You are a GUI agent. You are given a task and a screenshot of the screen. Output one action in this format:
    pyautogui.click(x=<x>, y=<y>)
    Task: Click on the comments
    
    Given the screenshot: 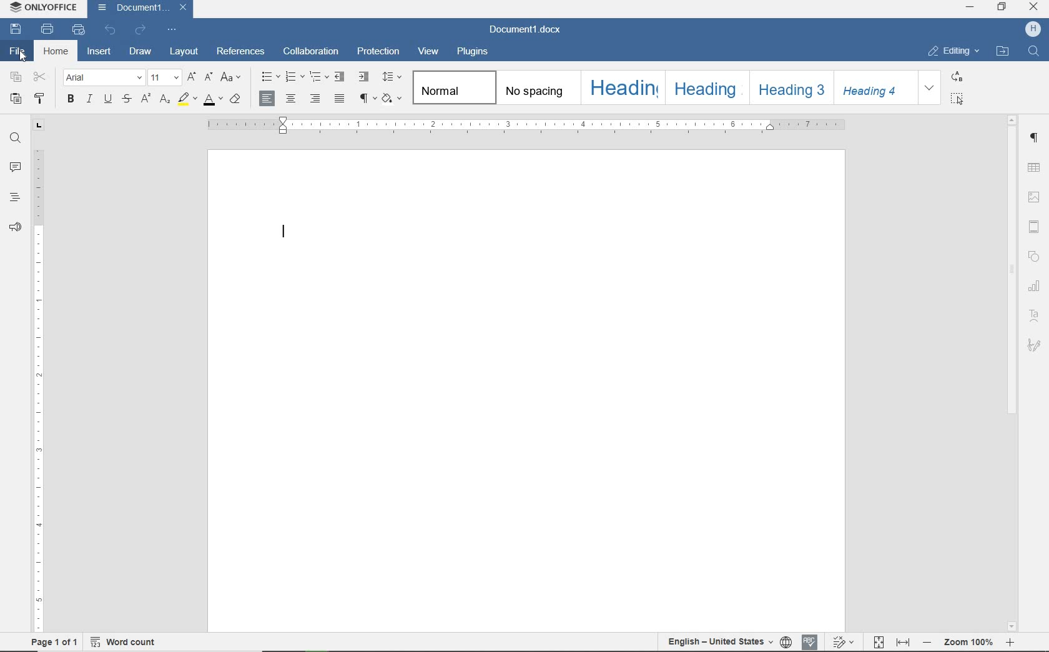 What is the action you would take?
    pyautogui.click(x=14, y=167)
    